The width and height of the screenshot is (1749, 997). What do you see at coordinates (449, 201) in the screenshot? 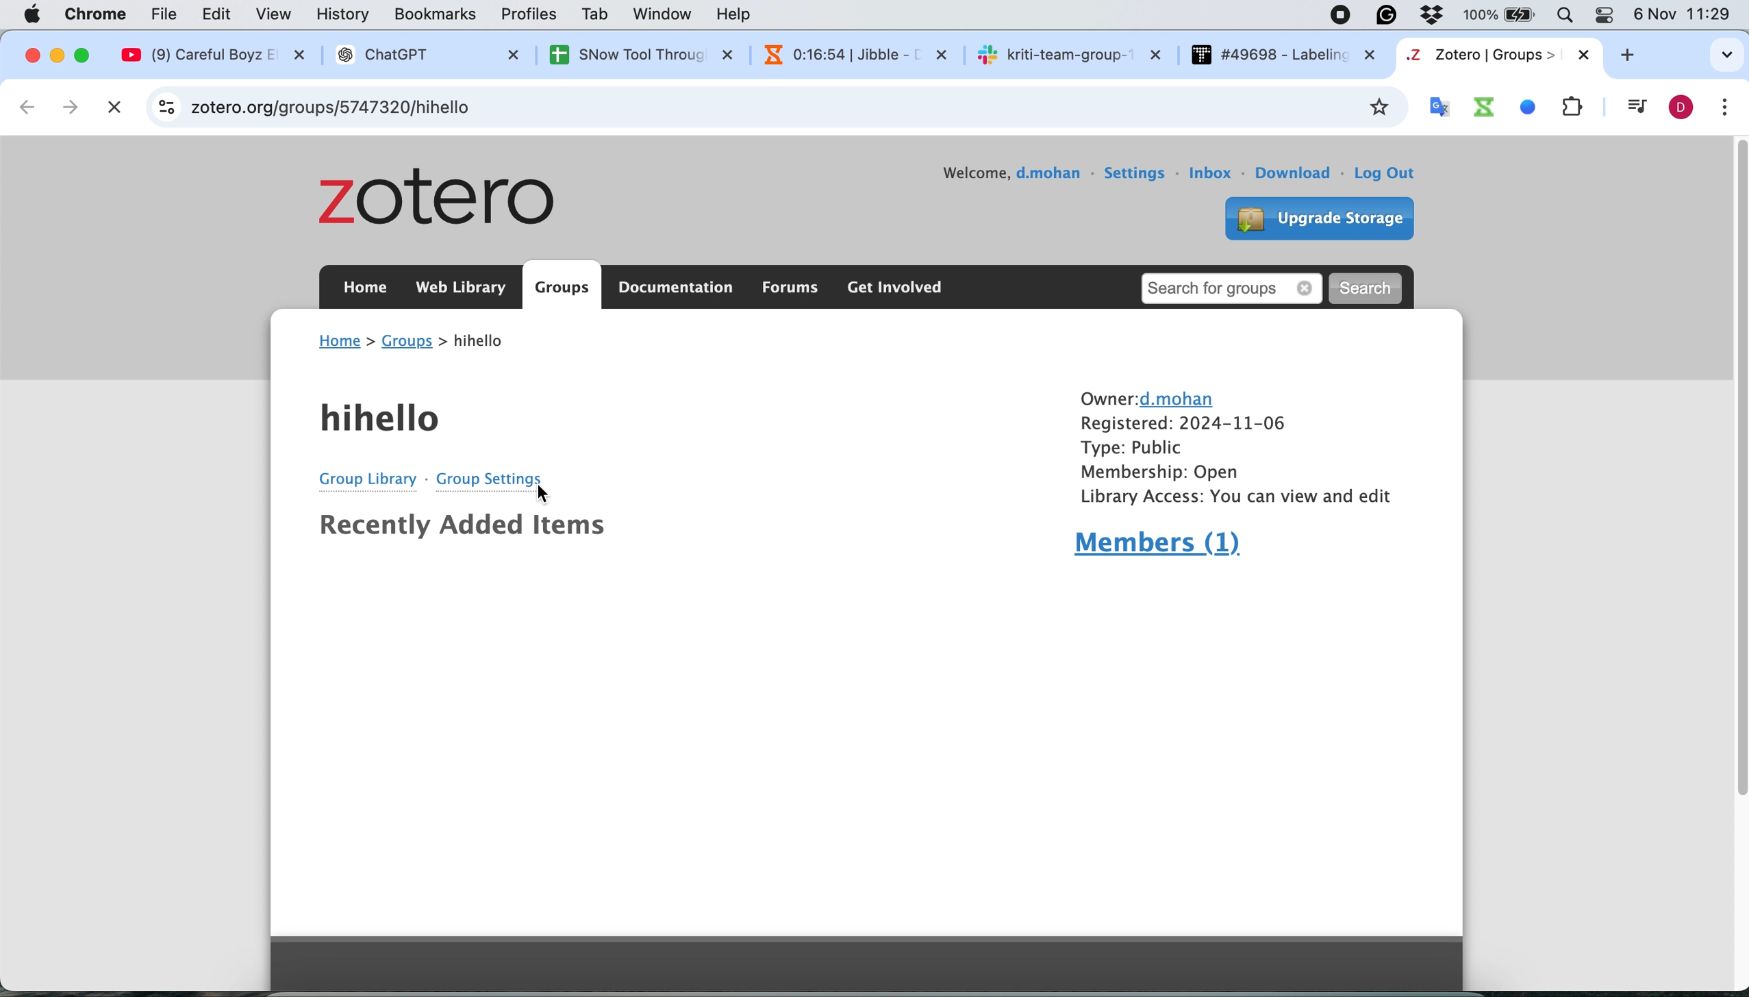
I see `zotero` at bounding box center [449, 201].